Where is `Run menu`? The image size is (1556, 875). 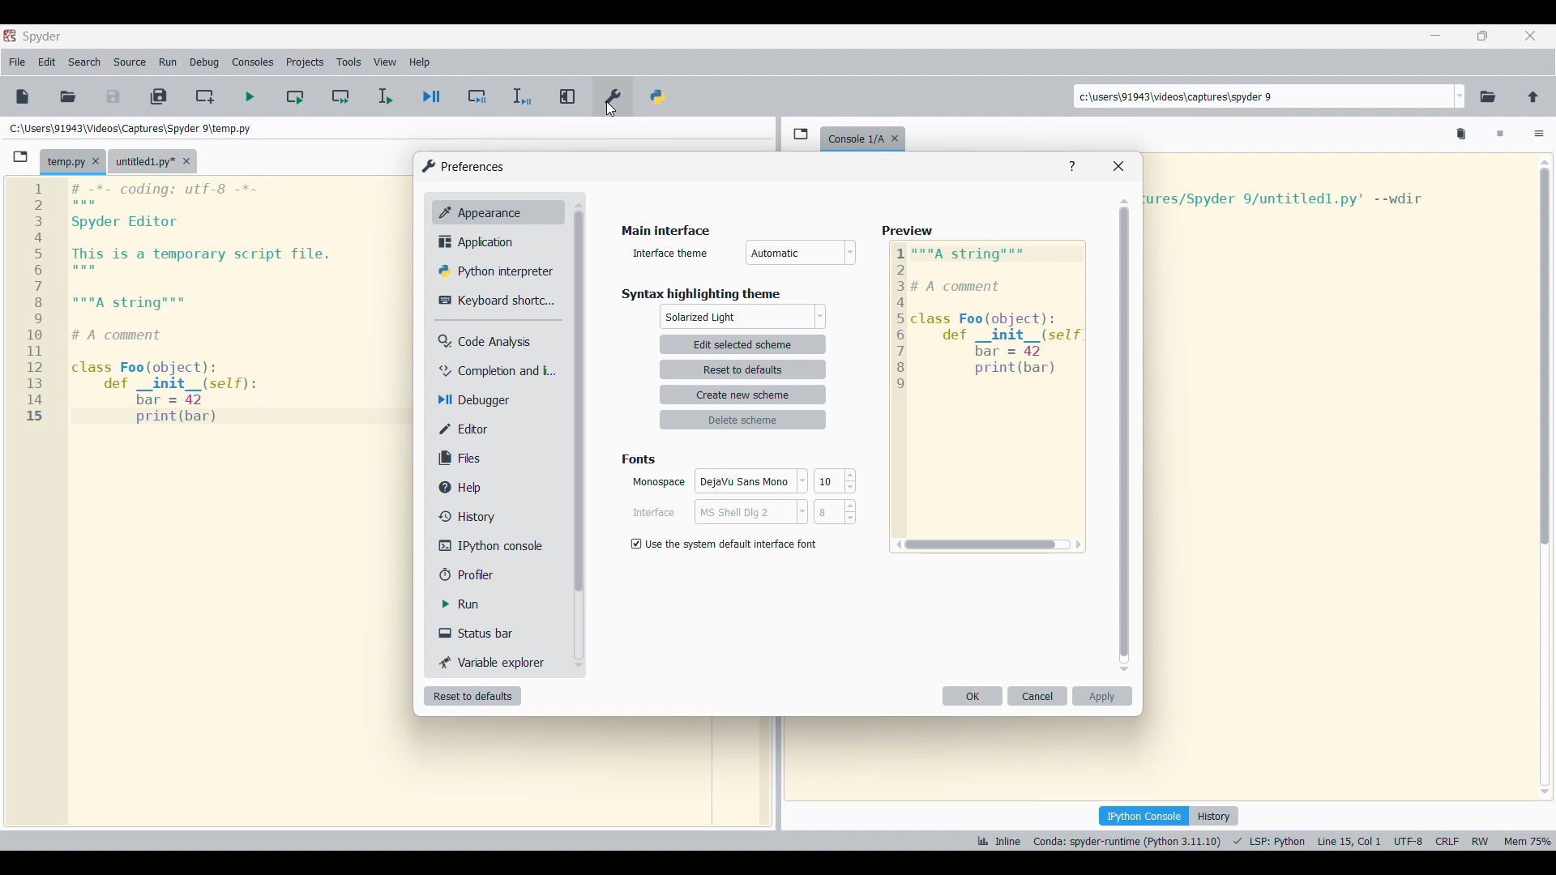 Run menu is located at coordinates (169, 62).